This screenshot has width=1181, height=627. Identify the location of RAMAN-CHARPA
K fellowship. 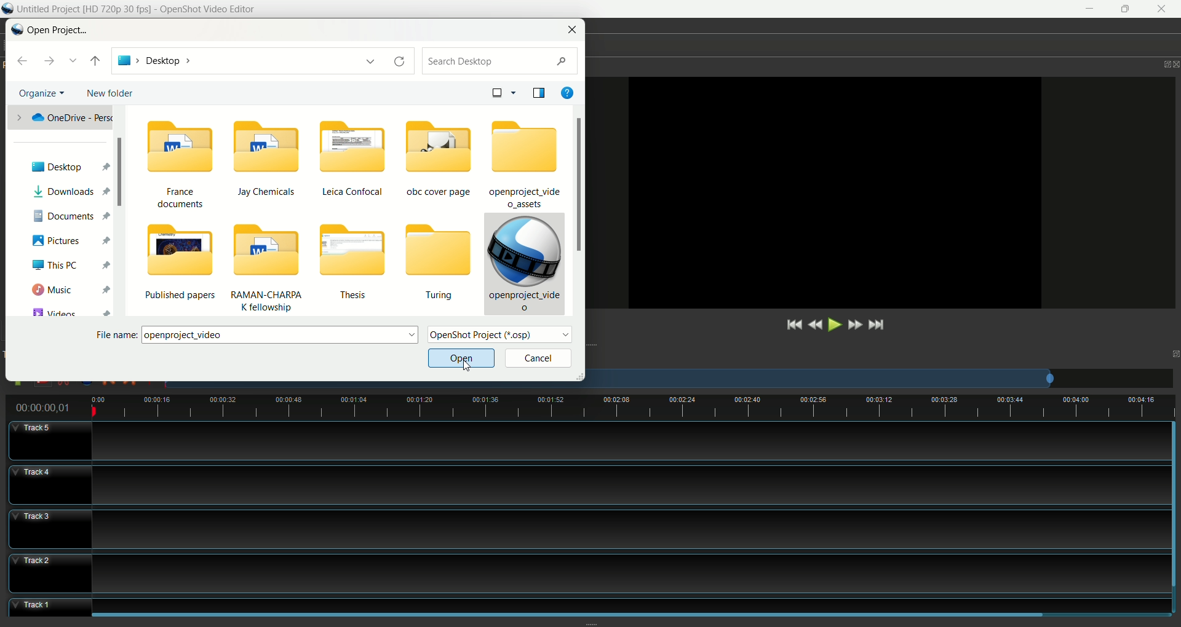
(274, 271).